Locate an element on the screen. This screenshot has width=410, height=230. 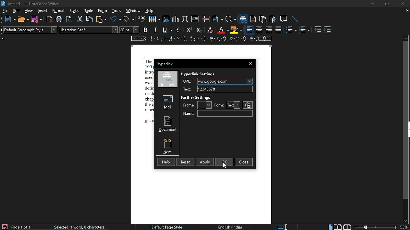
format is located at coordinates (58, 11).